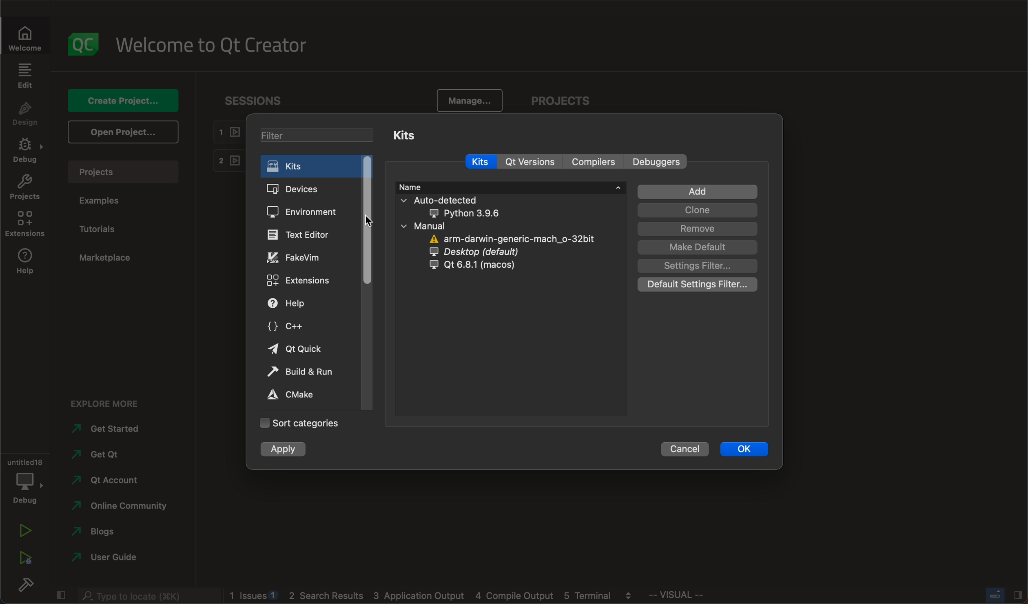 The image size is (1028, 604). What do you see at coordinates (442, 227) in the screenshot?
I see `manual` at bounding box center [442, 227].